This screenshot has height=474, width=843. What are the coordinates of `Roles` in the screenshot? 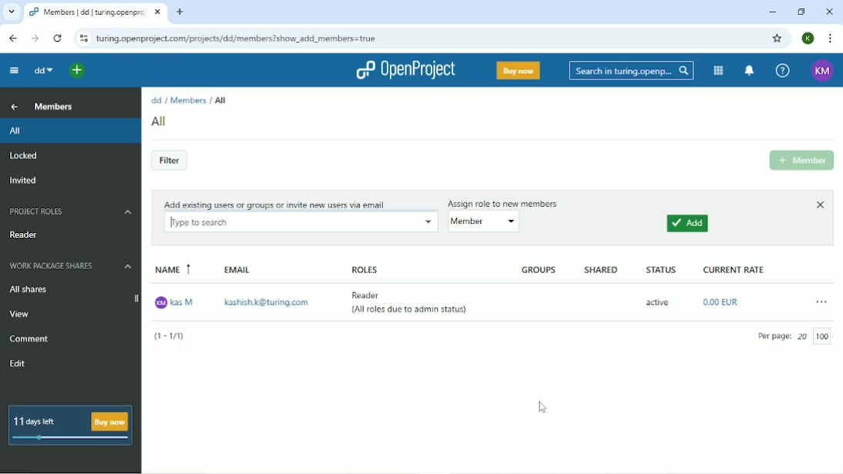 It's located at (362, 268).